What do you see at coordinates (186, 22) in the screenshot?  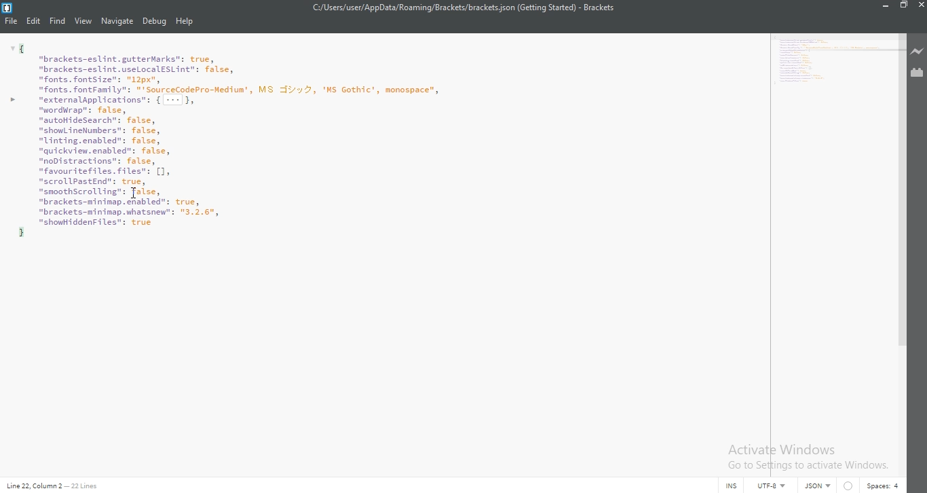 I see `Help` at bounding box center [186, 22].